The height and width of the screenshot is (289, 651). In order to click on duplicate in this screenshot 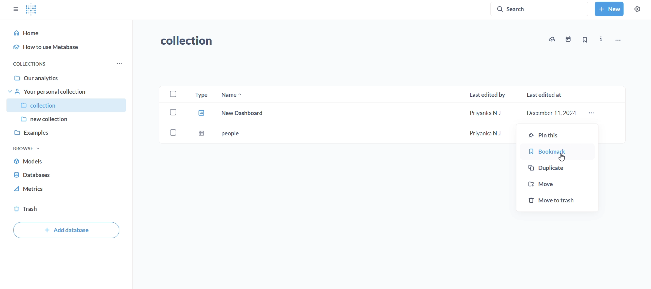, I will do `click(556, 169)`.